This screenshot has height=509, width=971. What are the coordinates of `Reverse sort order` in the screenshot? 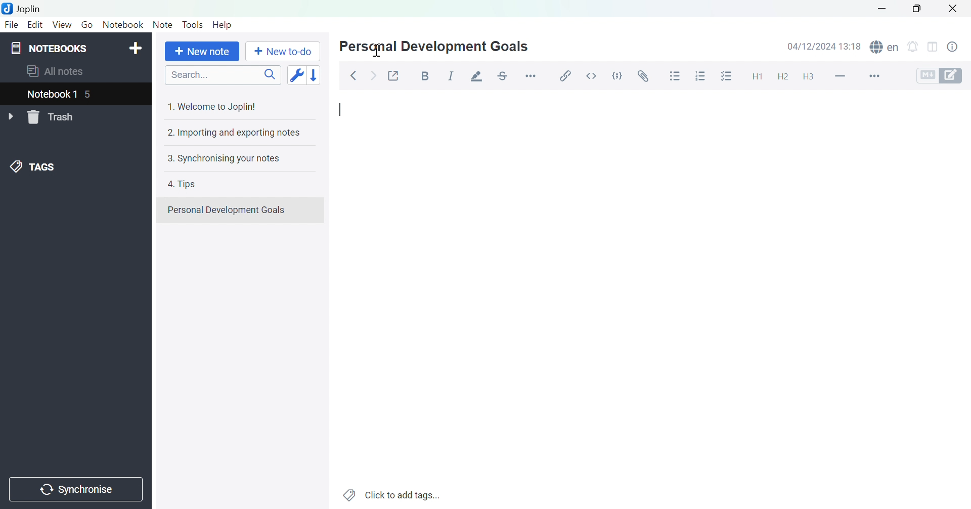 It's located at (315, 74).